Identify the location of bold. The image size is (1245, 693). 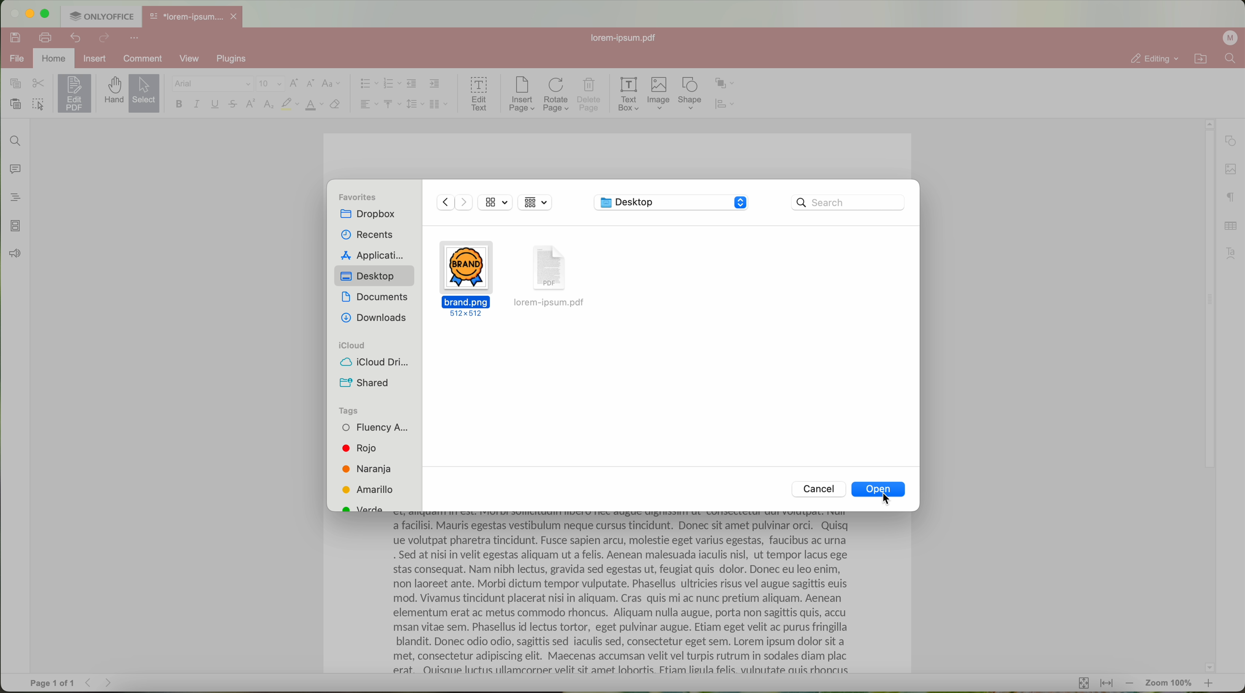
(179, 104).